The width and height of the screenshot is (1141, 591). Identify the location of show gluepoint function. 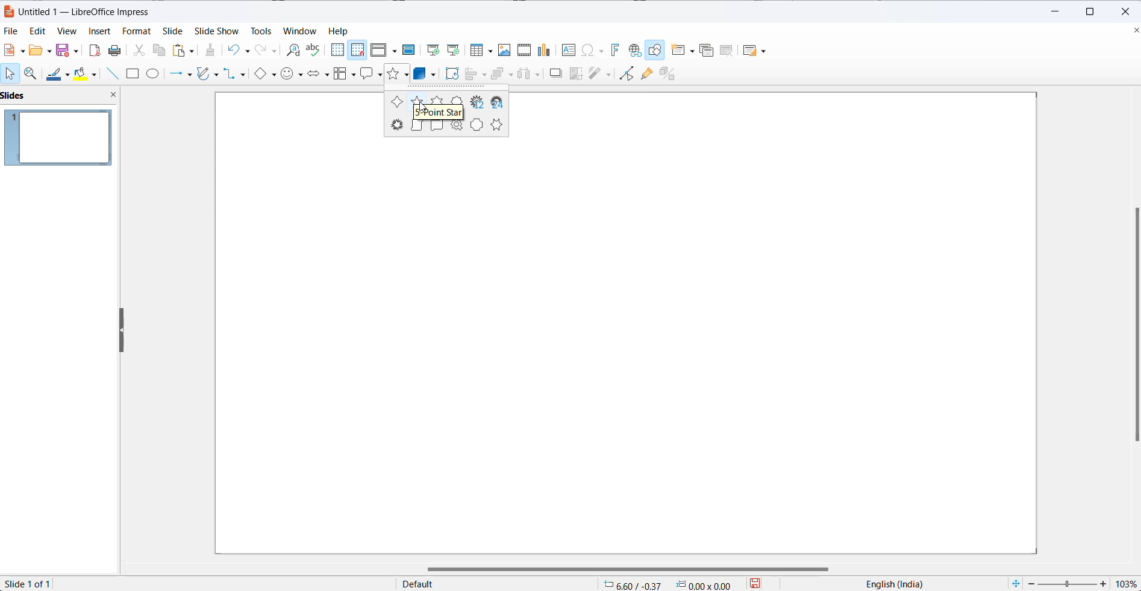
(646, 74).